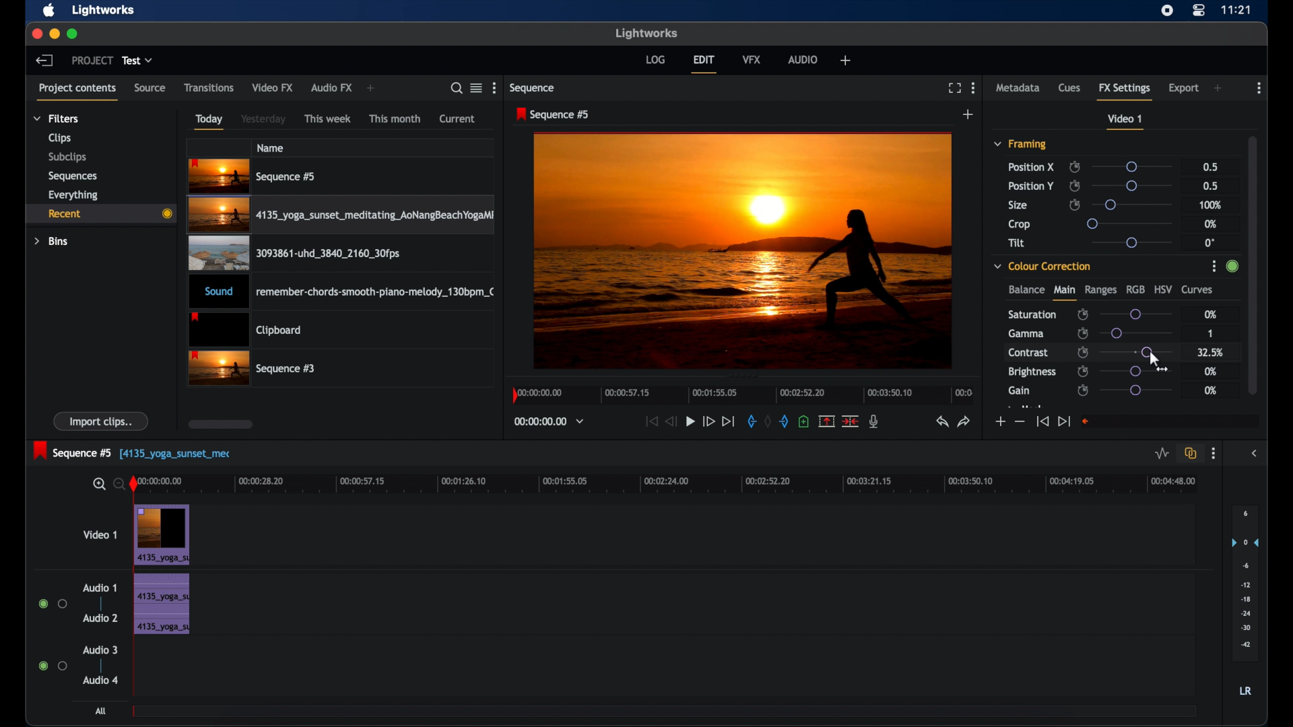 The width and height of the screenshot is (1293, 727). I want to click on fx settings, so click(1125, 90).